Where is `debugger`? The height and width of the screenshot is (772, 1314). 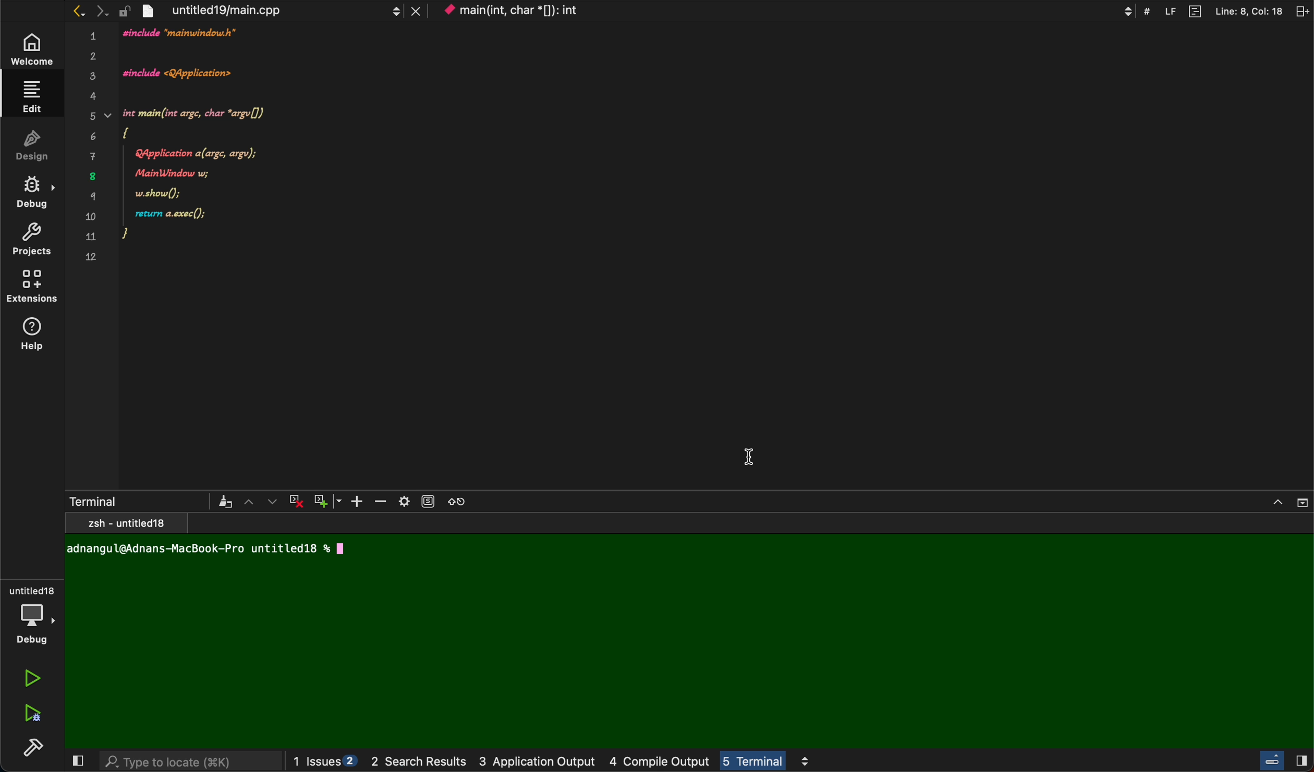
debugger is located at coordinates (31, 613).